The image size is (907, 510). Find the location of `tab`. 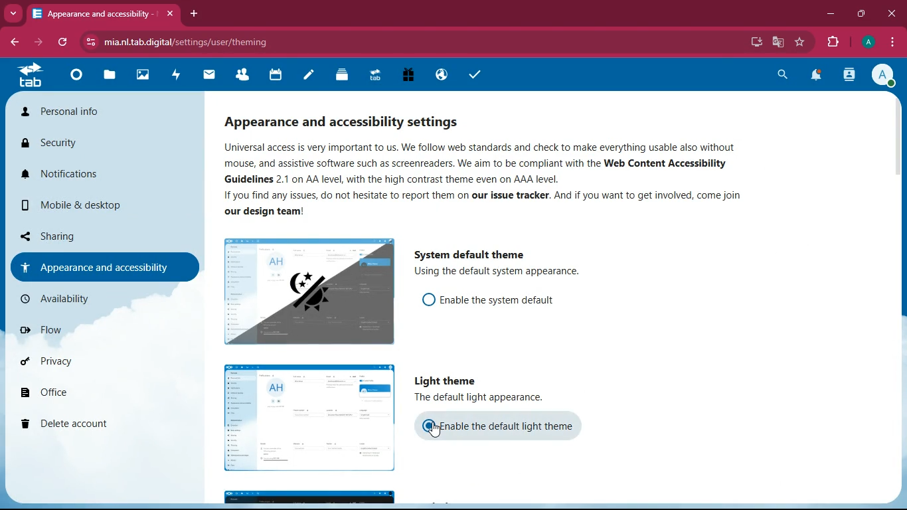

tab is located at coordinates (374, 76).